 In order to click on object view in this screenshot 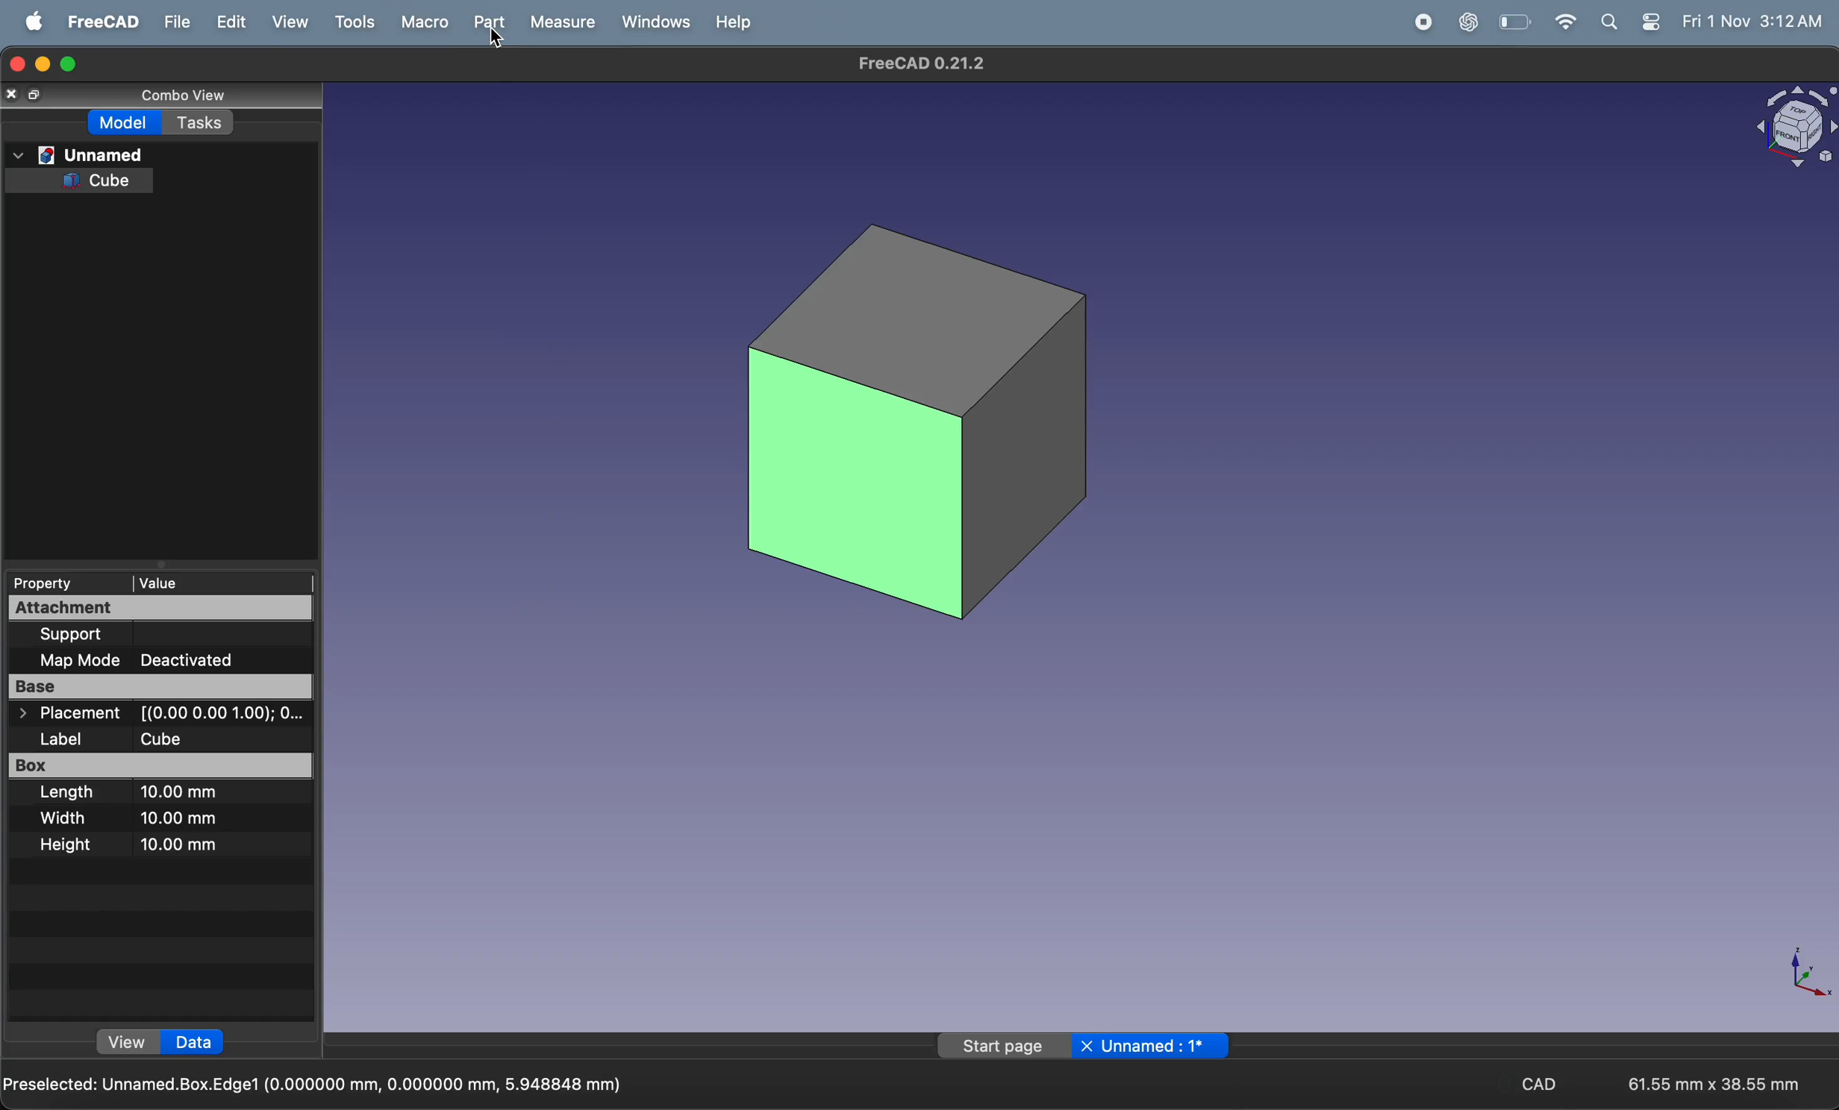, I will do `click(1793, 131)`.